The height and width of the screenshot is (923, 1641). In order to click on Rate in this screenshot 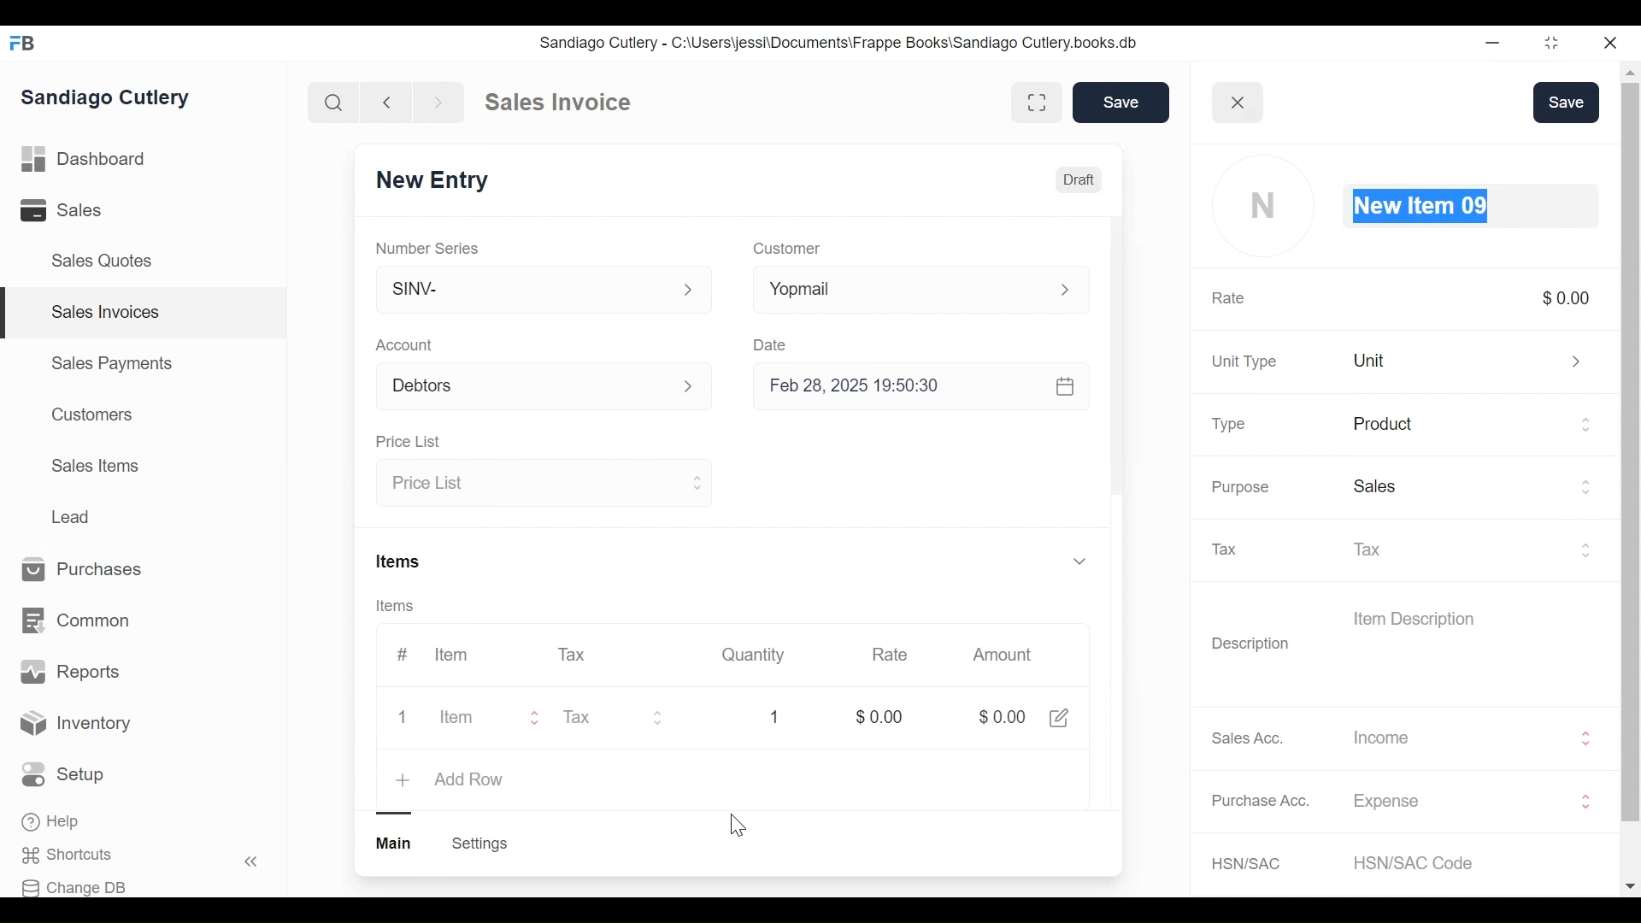, I will do `click(890, 655)`.